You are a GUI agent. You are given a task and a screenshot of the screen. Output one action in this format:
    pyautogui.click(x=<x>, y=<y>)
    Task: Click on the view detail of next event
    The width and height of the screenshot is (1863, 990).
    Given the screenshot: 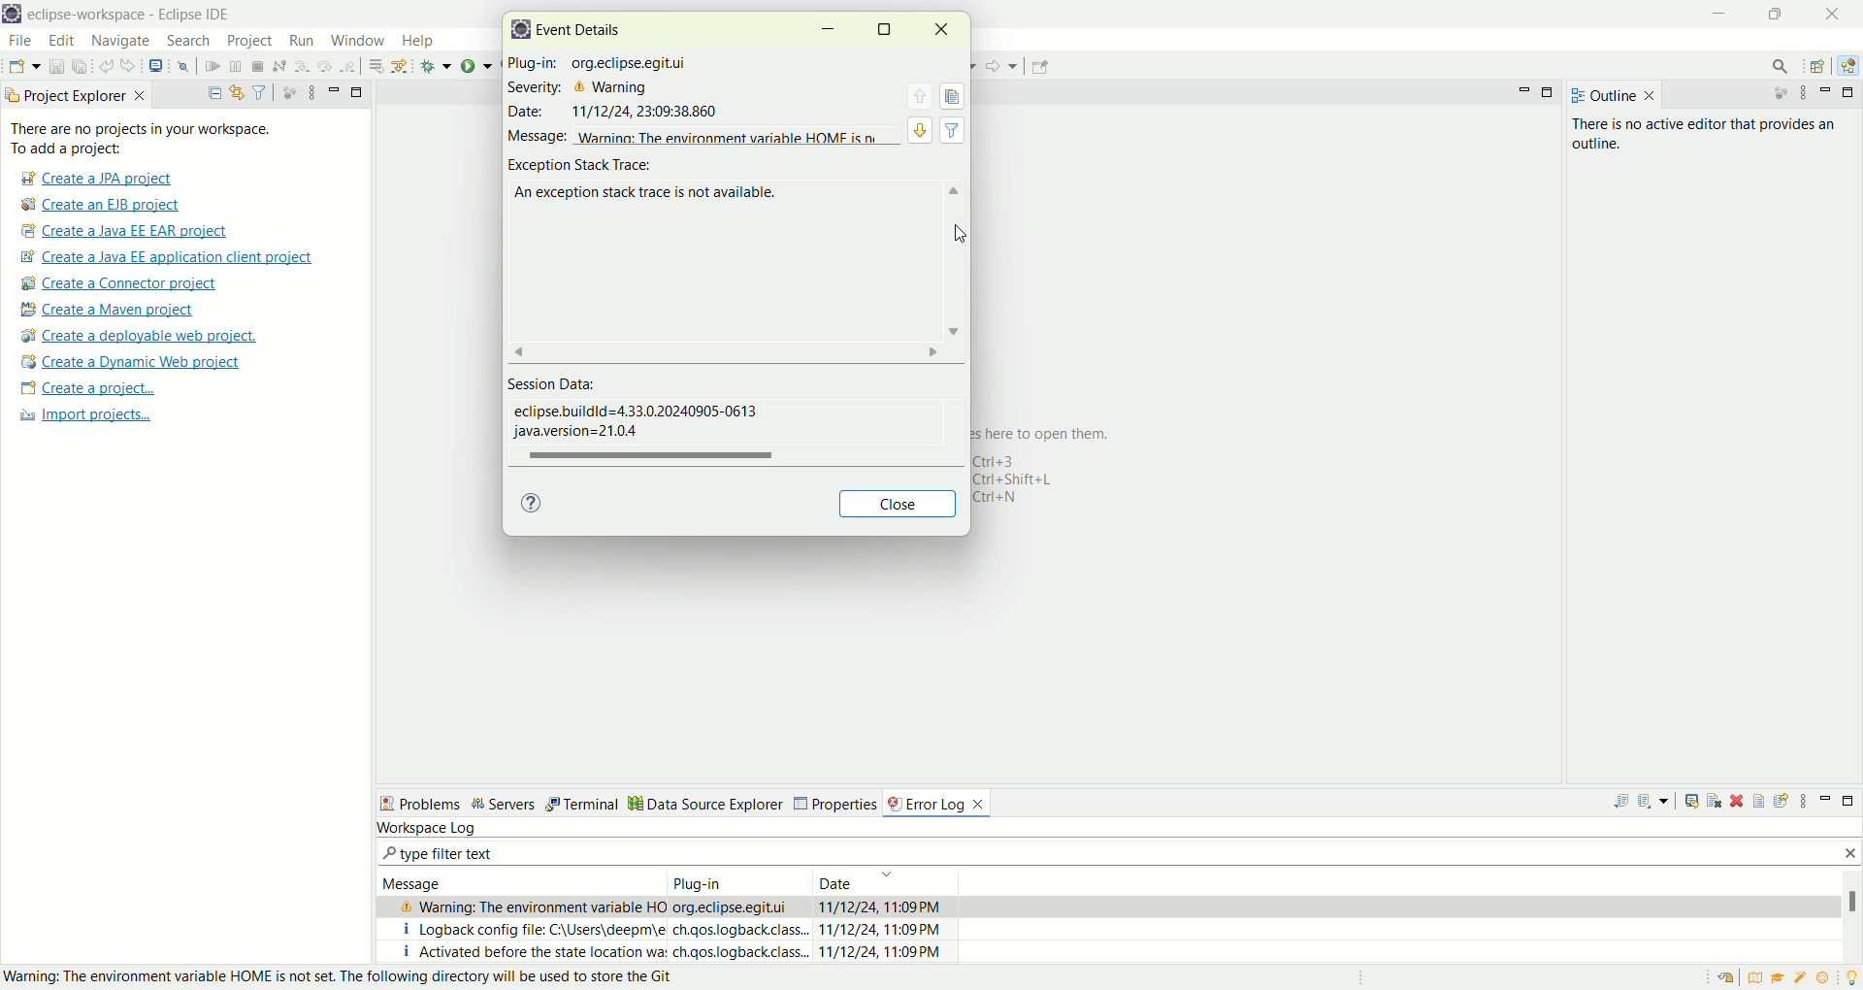 What is the action you would take?
    pyautogui.click(x=918, y=133)
    